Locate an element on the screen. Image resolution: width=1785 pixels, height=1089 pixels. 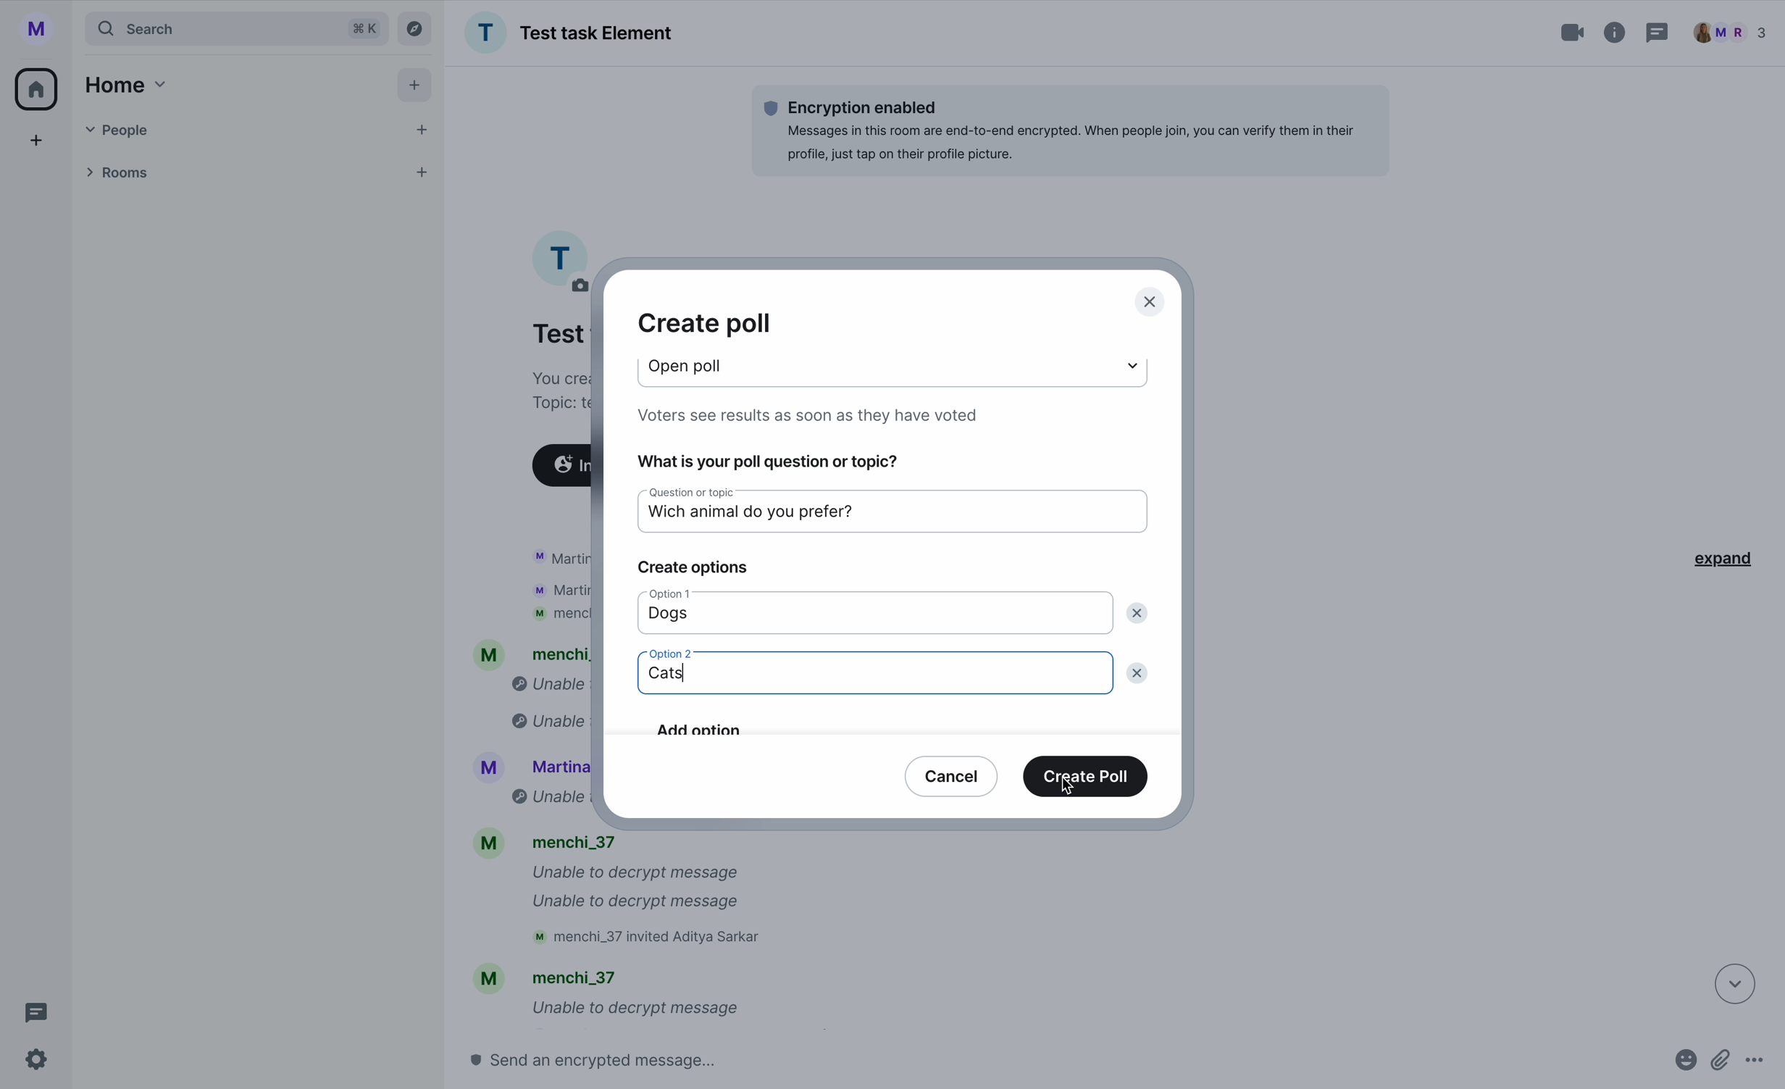
create poll is located at coordinates (1087, 776).